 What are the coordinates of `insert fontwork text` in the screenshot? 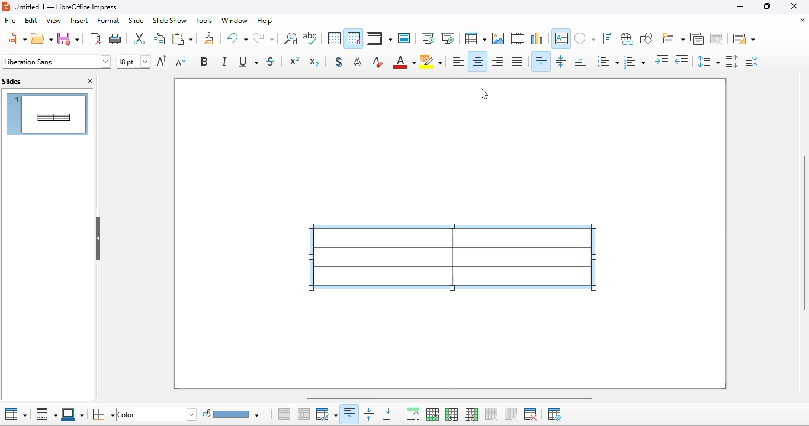 It's located at (607, 38).